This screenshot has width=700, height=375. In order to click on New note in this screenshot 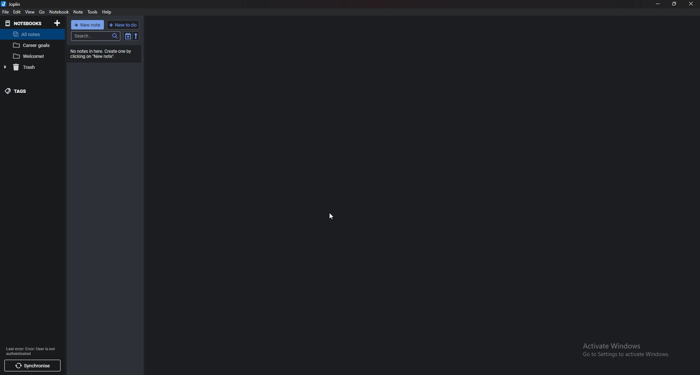, I will do `click(88, 25)`.